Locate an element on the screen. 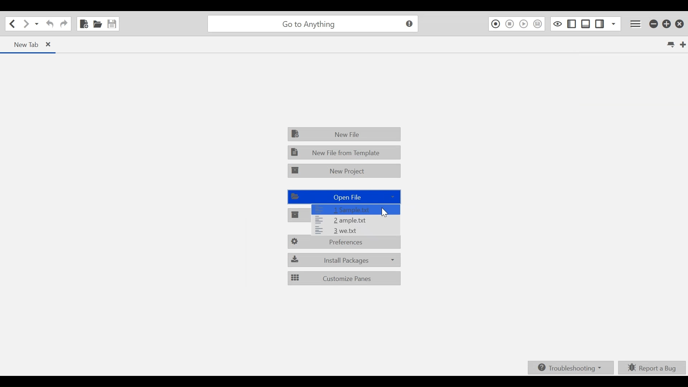  New File is located at coordinates (84, 23).